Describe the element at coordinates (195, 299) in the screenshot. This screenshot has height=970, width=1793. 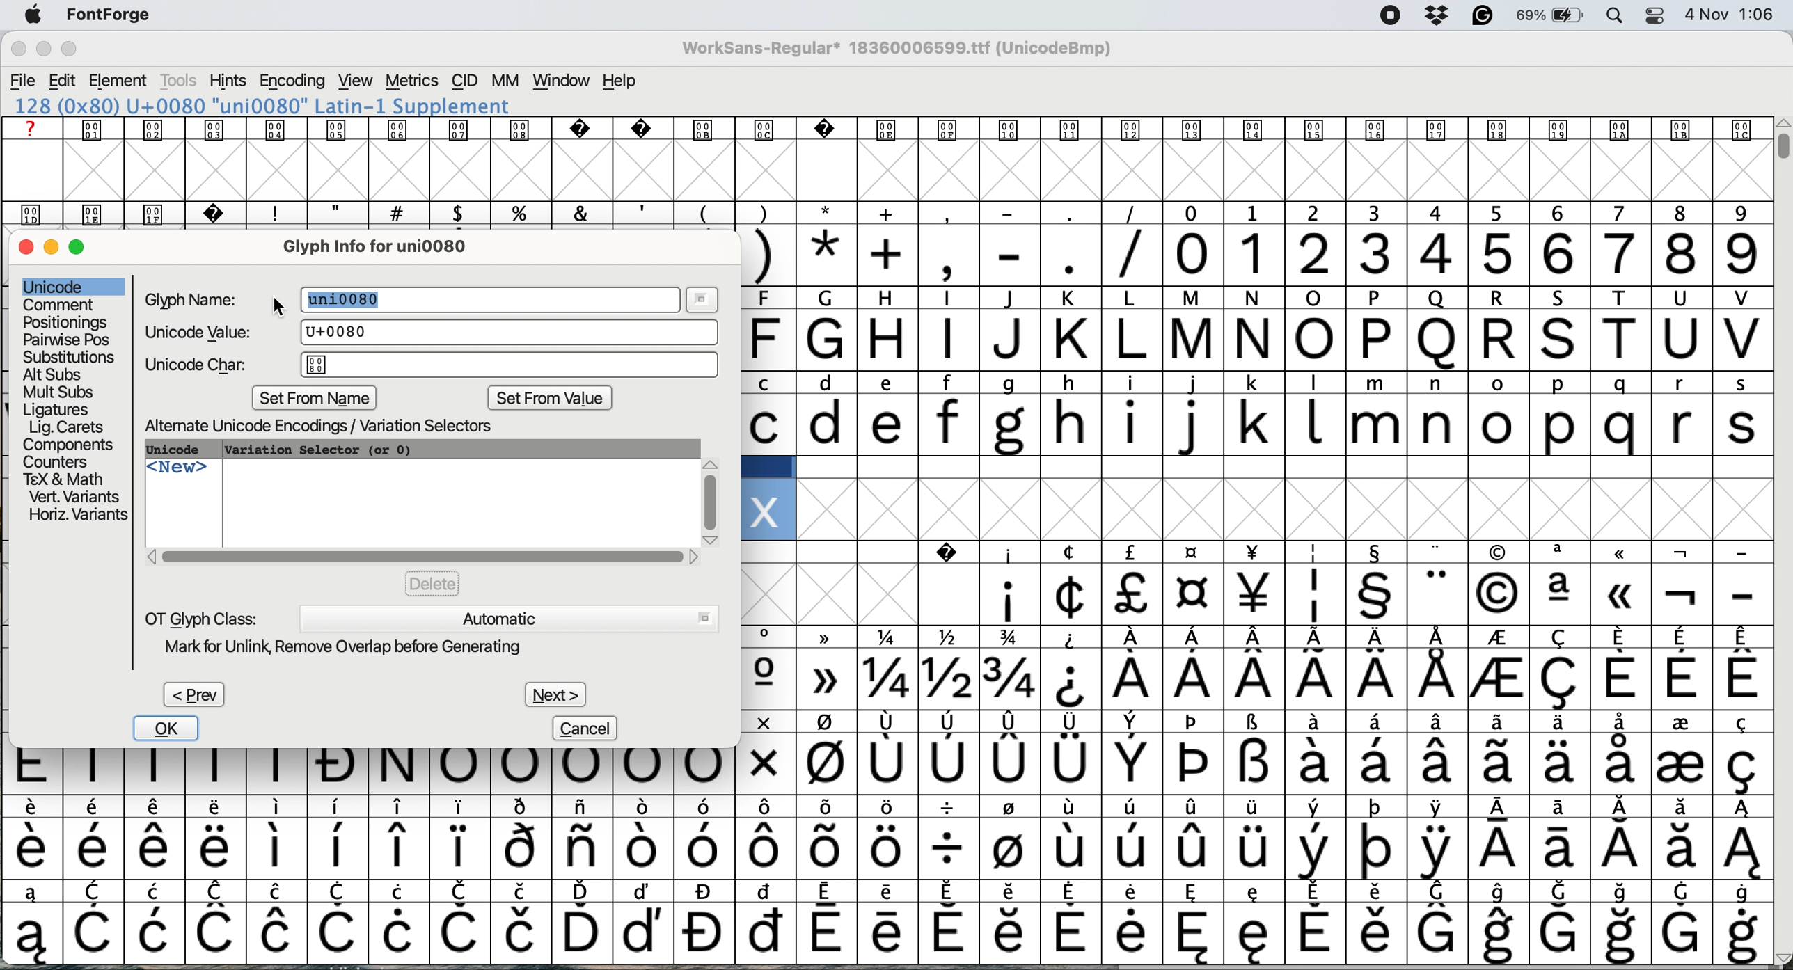
I see `glyph name` at that location.